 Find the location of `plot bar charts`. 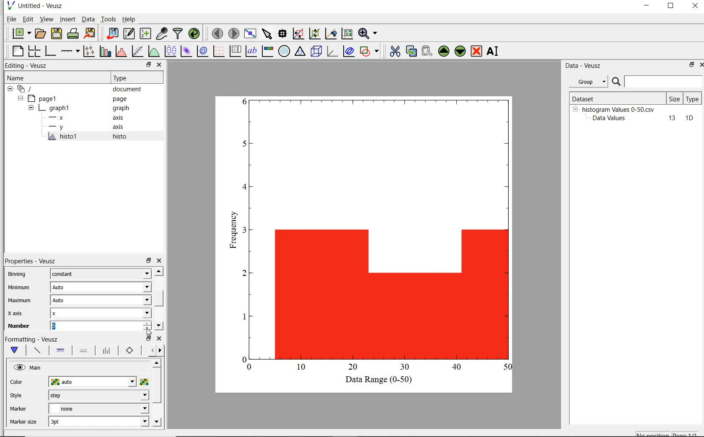

plot bar charts is located at coordinates (105, 51).